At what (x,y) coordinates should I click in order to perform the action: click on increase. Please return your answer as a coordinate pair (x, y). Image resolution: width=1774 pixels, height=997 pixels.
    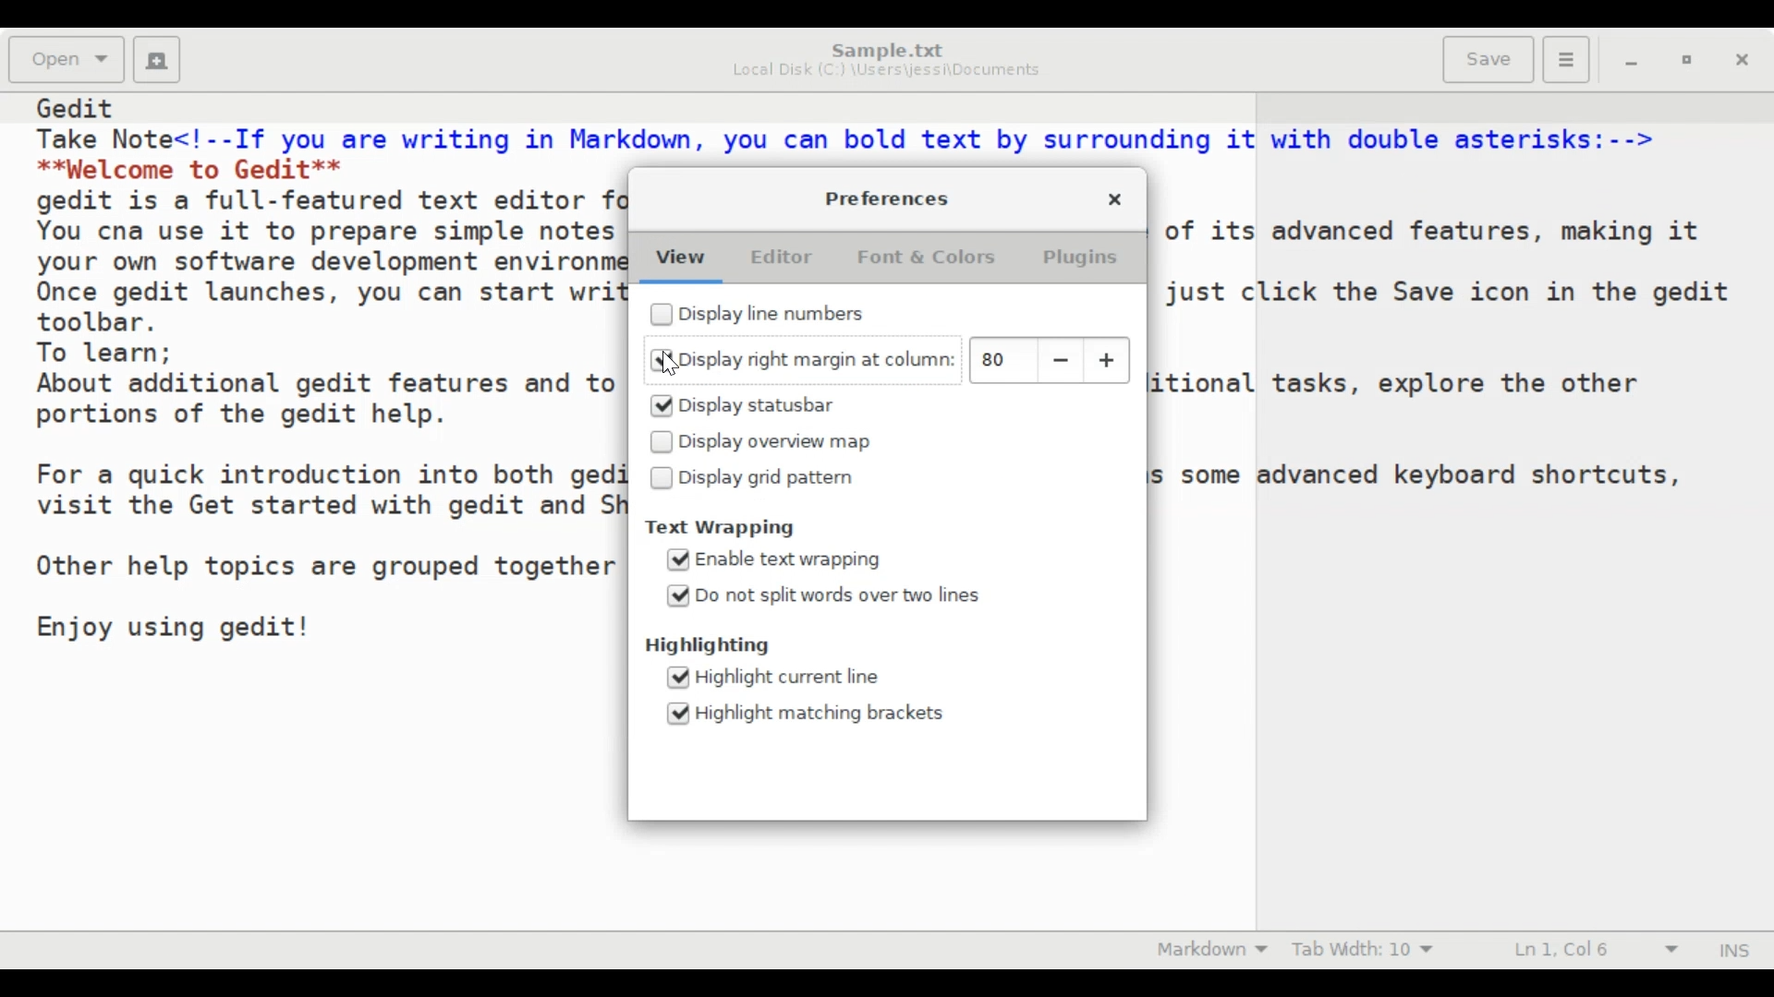
    Looking at the image, I should click on (1110, 362).